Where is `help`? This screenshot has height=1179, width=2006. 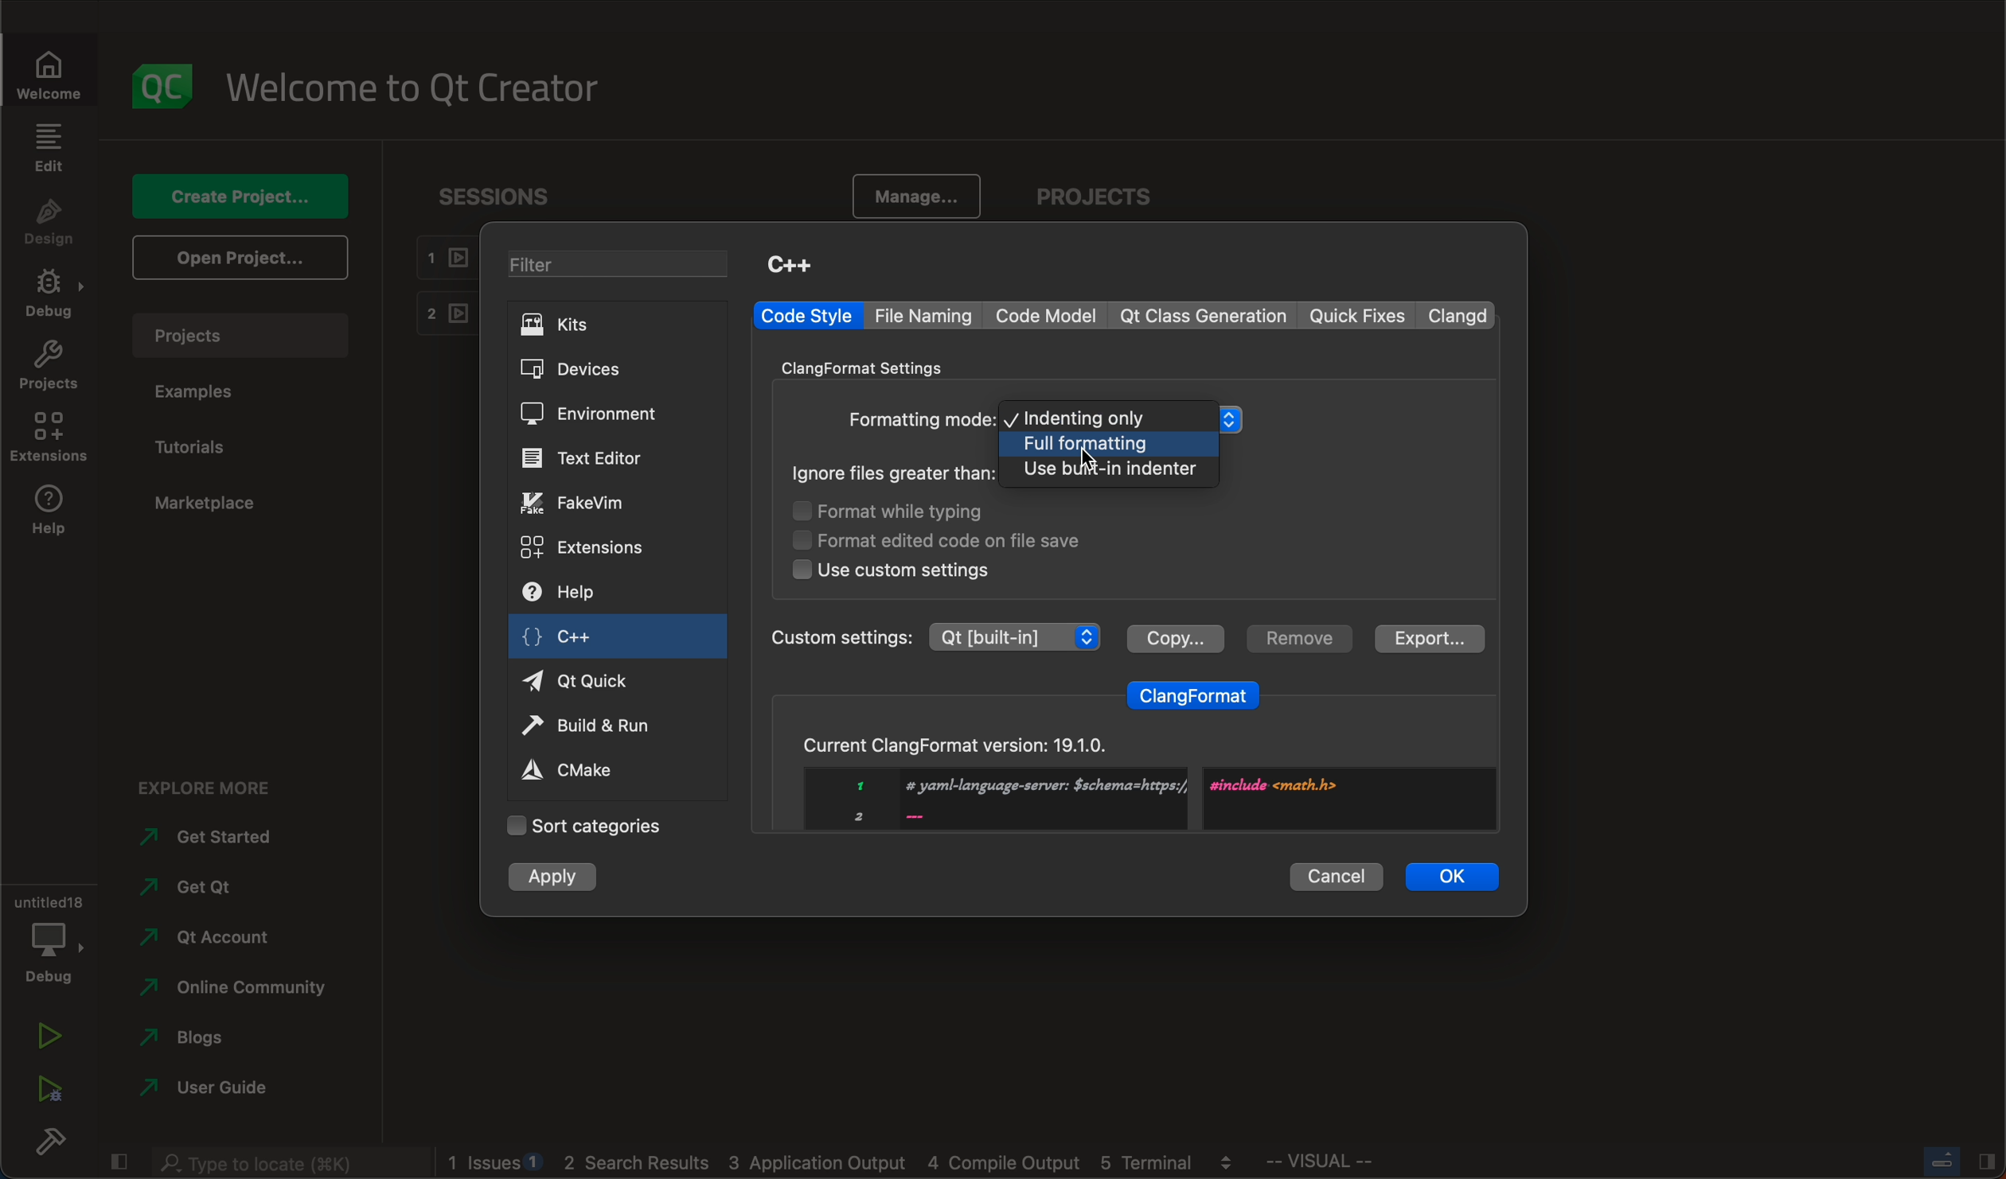 help is located at coordinates (580, 594).